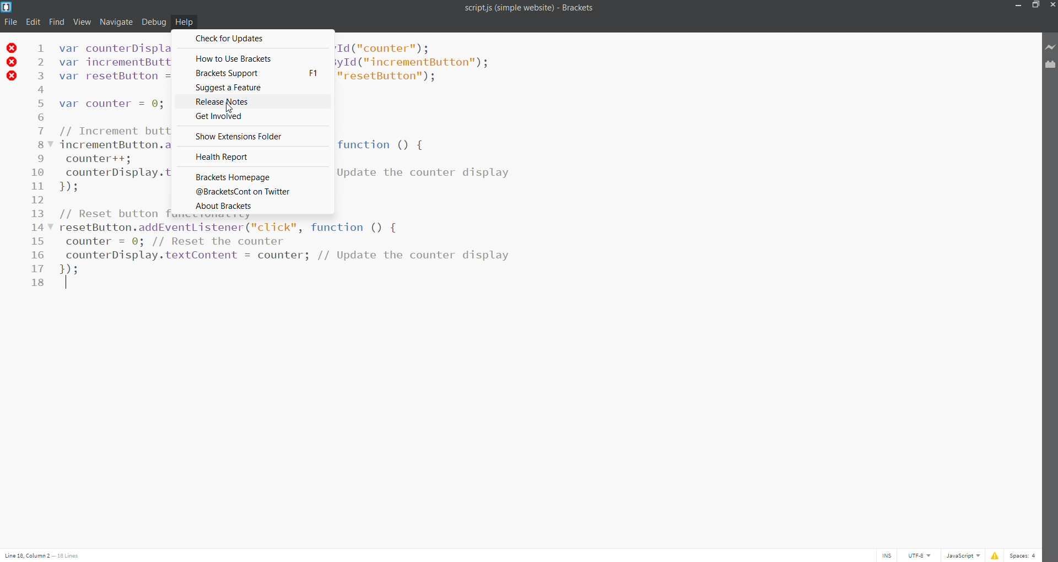 This screenshot has height=562, width=1058. I want to click on close, so click(1051, 5).